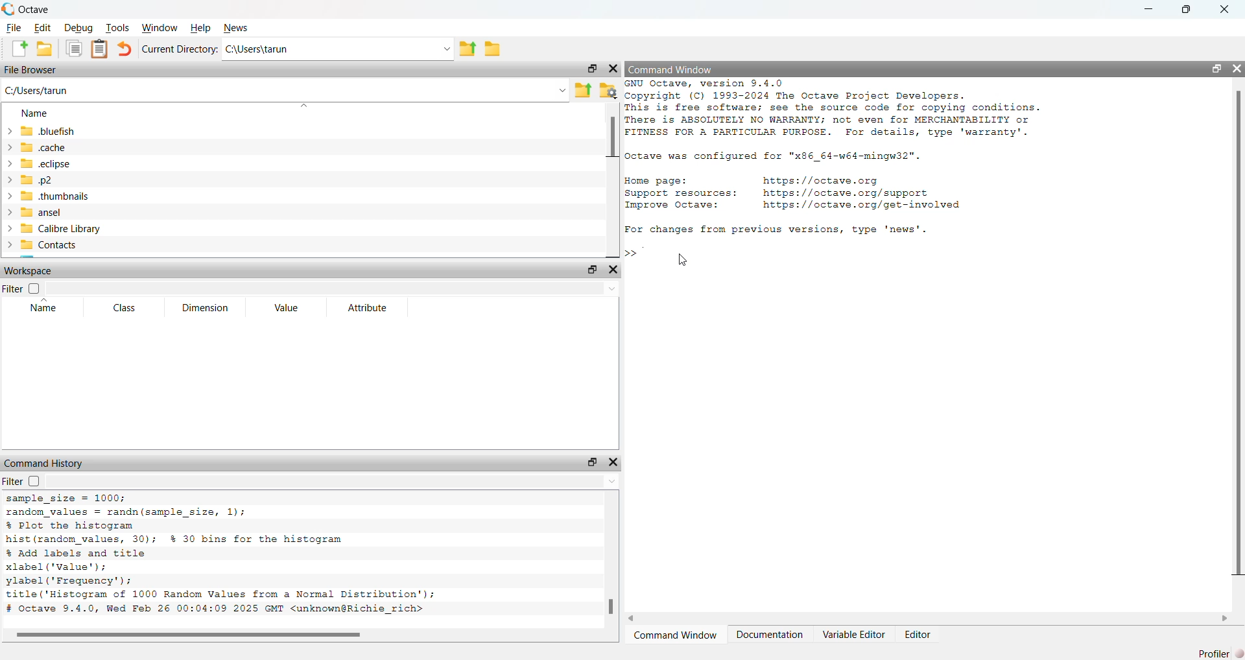 The image size is (1245, 660). I want to click on logo, so click(8, 8).